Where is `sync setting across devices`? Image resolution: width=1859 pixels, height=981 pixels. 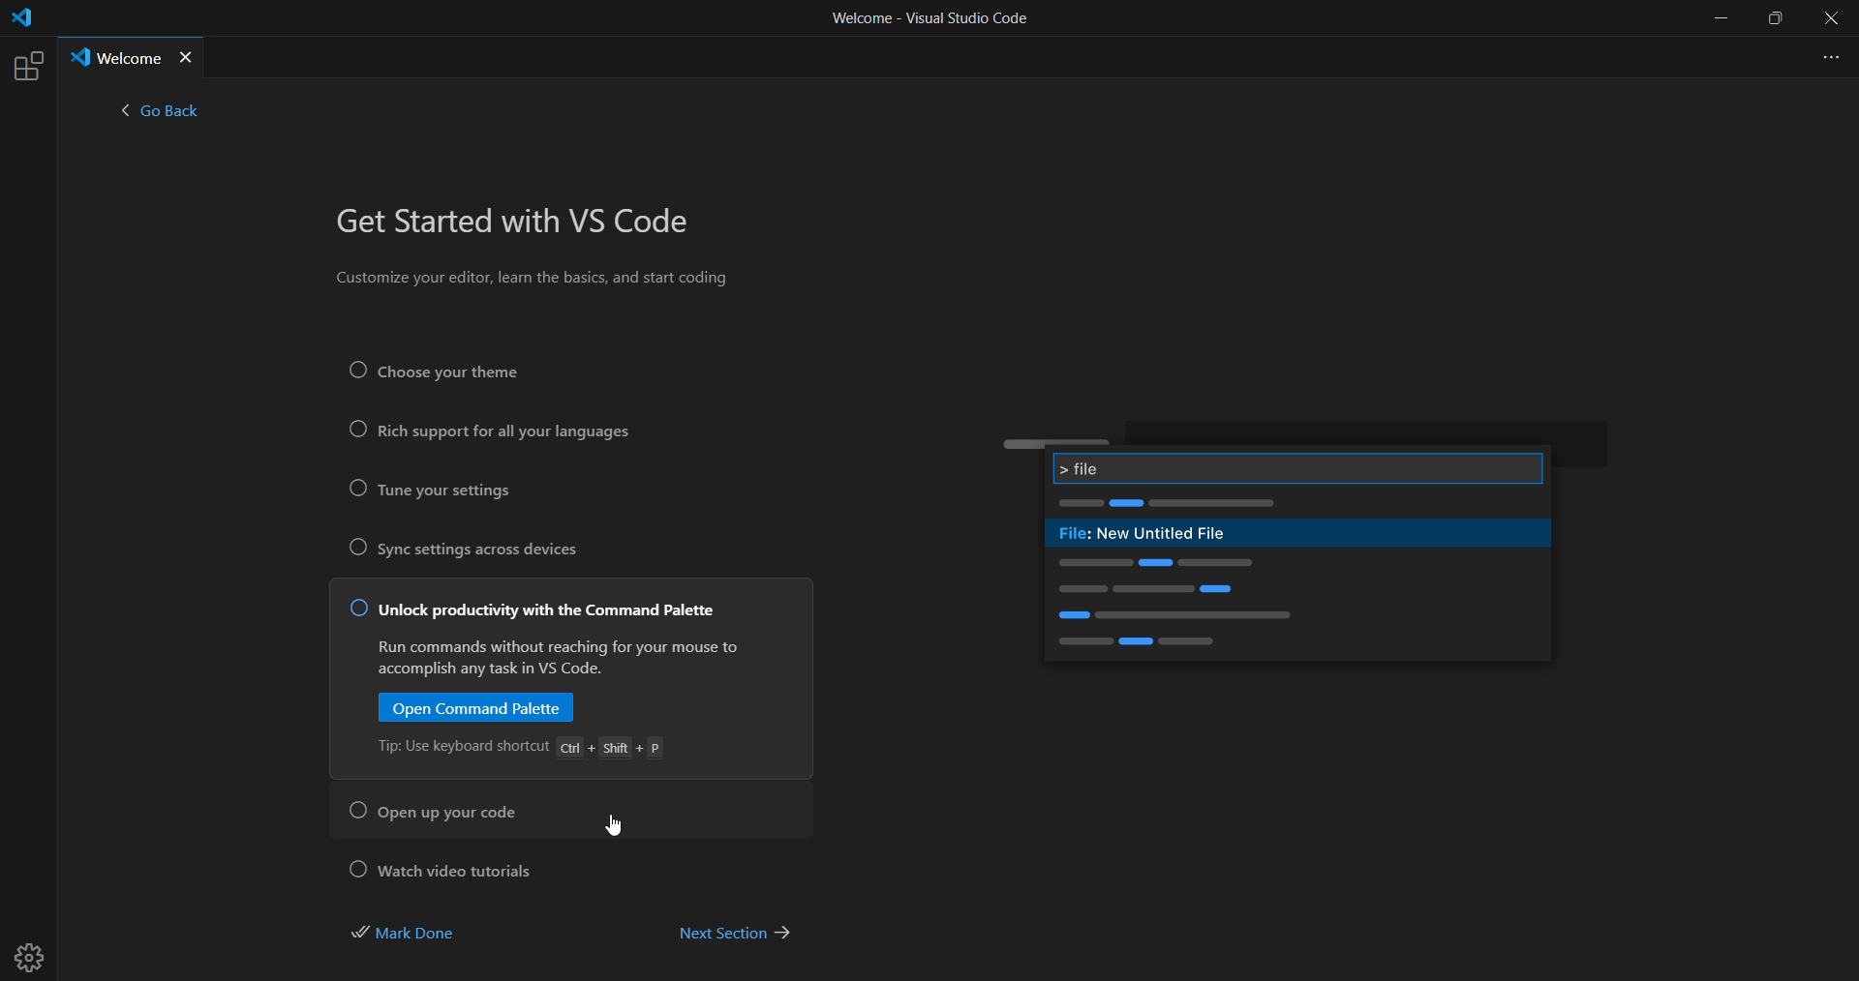 sync setting across devices is located at coordinates (481, 551).